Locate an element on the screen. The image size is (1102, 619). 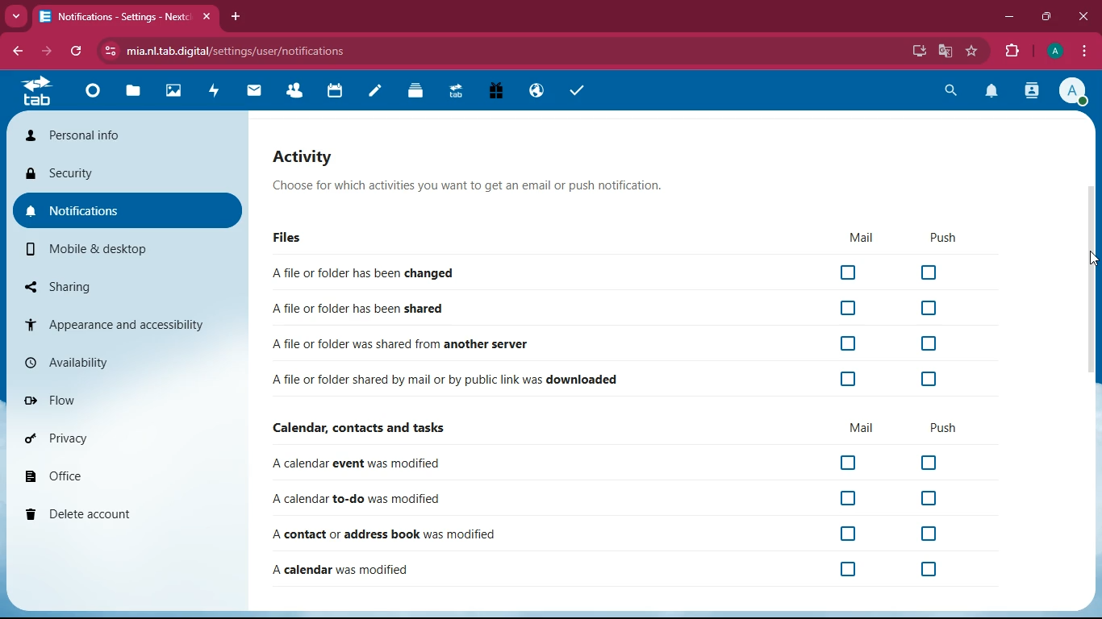
activity is located at coordinates (311, 157).